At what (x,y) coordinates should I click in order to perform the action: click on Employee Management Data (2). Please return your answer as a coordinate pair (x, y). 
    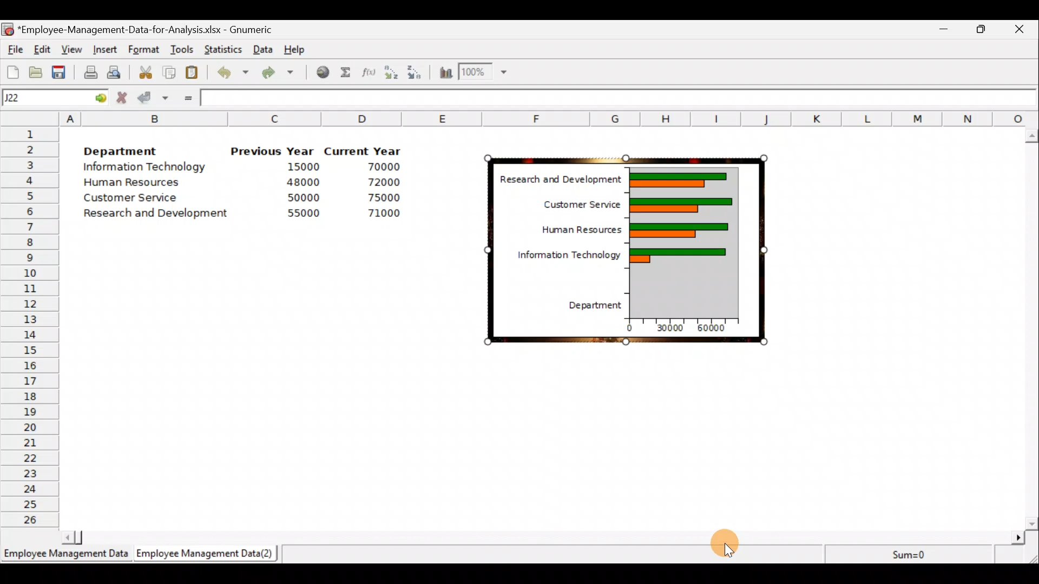
    Looking at the image, I should click on (207, 554).